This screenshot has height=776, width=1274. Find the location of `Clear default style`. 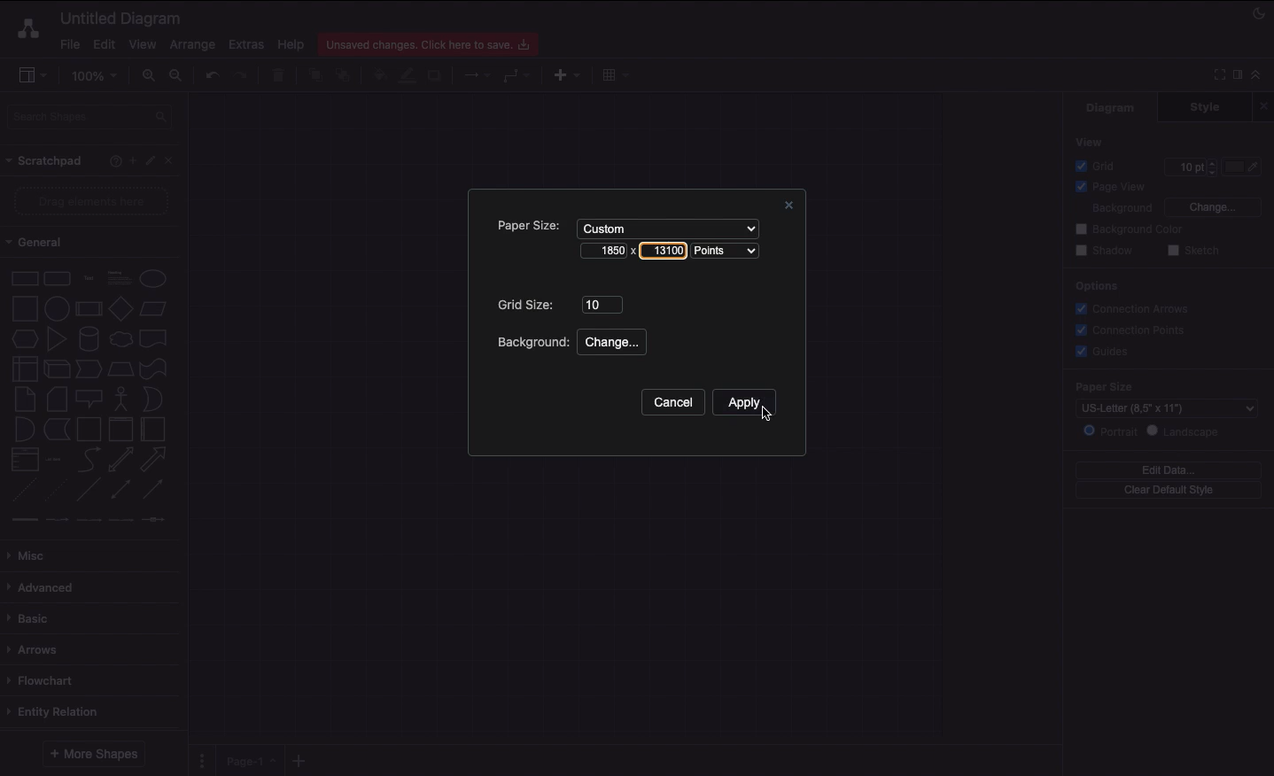

Clear default style is located at coordinates (1168, 491).